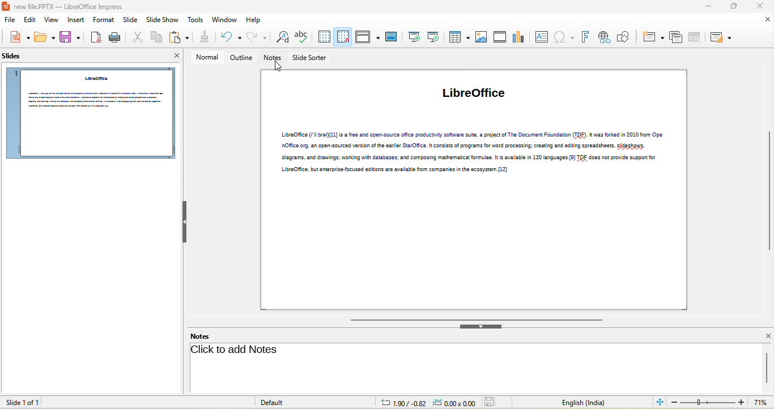  Describe the element at coordinates (276, 402) in the screenshot. I see `default` at that location.